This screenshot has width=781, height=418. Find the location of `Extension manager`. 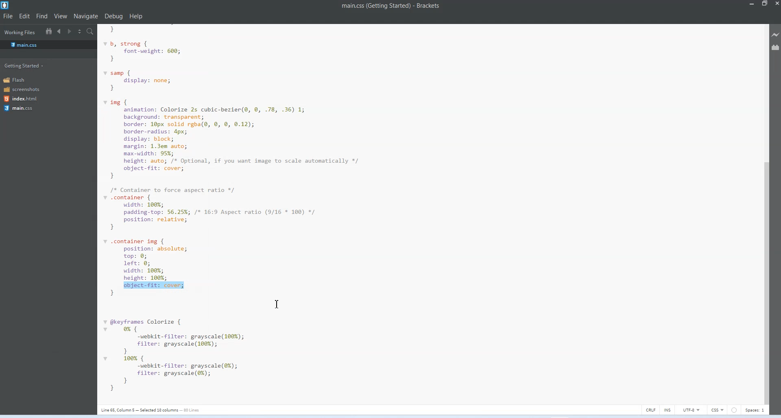

Extension manager is located at coordinates (776, 48).